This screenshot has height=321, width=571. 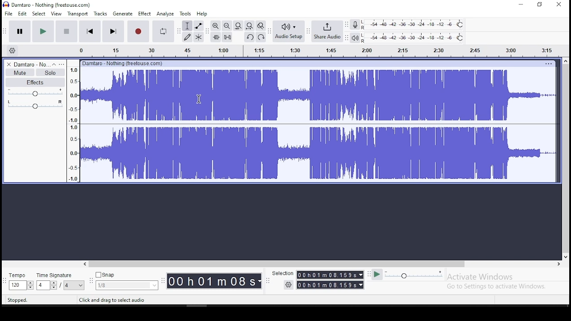 I want to click on Click and drag to select audio, so click(x=112, y=300).